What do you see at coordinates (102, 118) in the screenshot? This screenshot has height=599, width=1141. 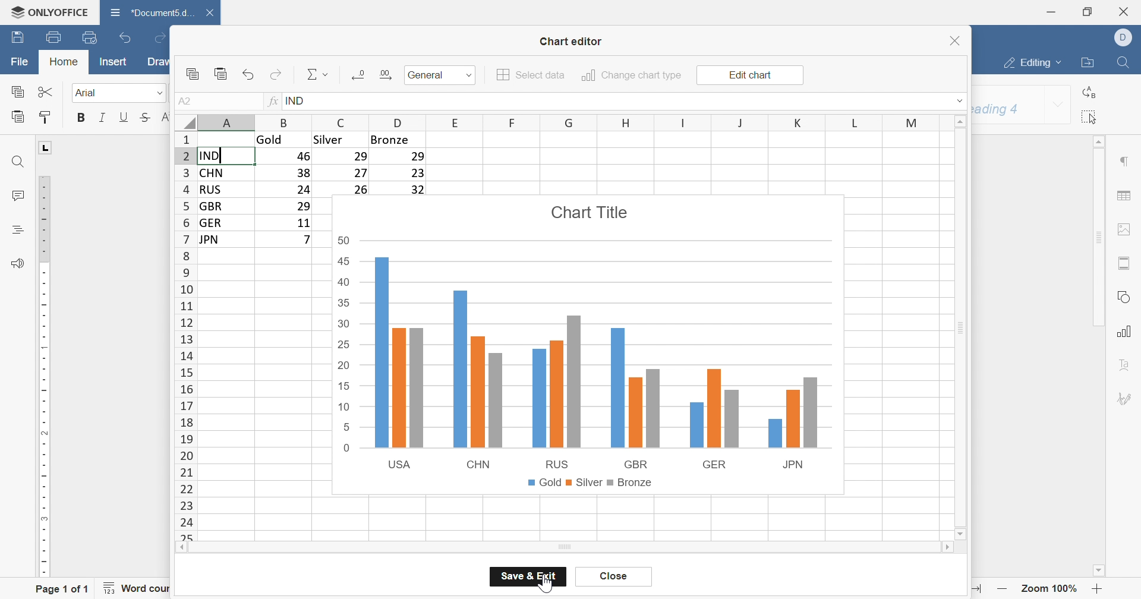 I see `italic` at bounding box center [102, 118].